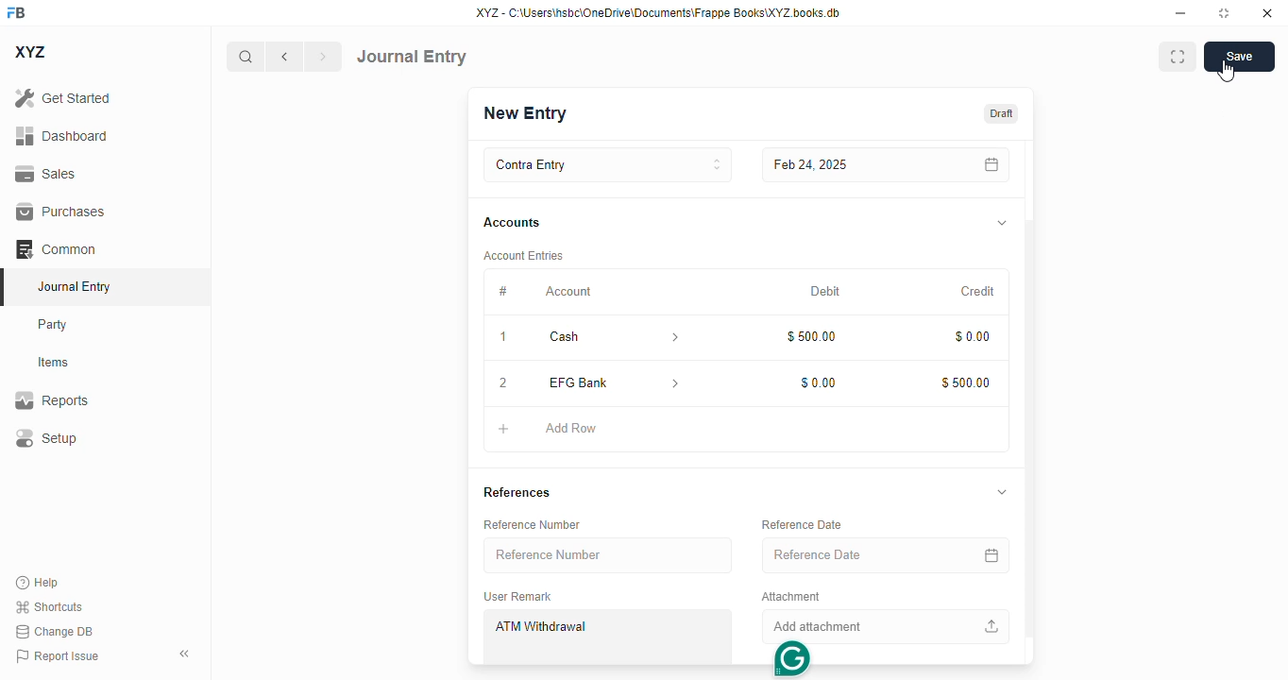 The height and width of the screenshot is (680, 1288). What do you see at coordinates (1003, 493) in the screenshot?
I see `toggle expand/collapse` at bounding box center [1003, 493].